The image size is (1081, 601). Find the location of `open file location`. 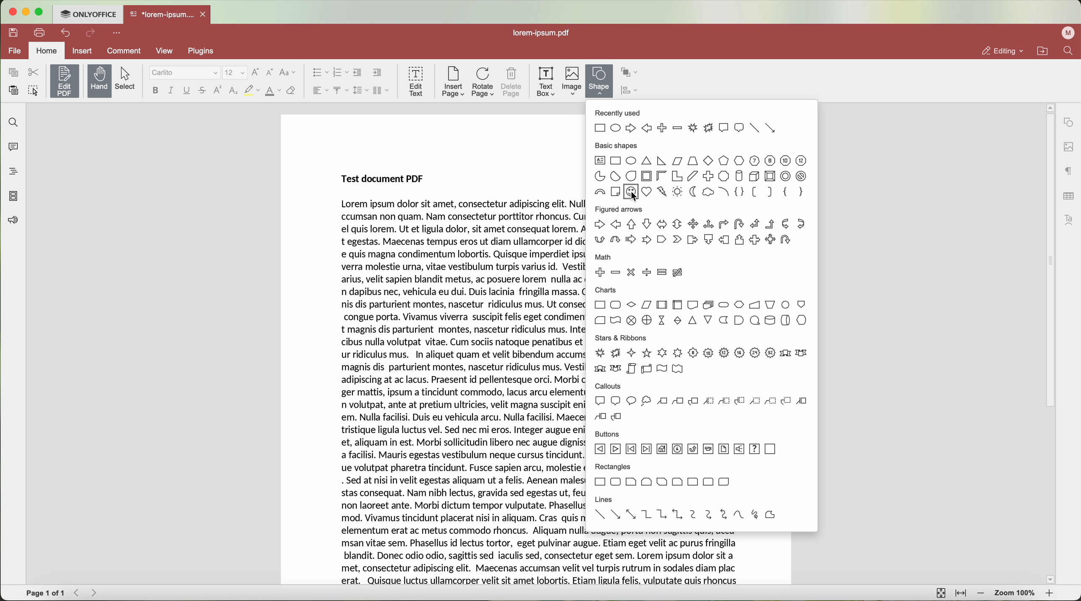

open file location is located at coordinates (1042, 51).